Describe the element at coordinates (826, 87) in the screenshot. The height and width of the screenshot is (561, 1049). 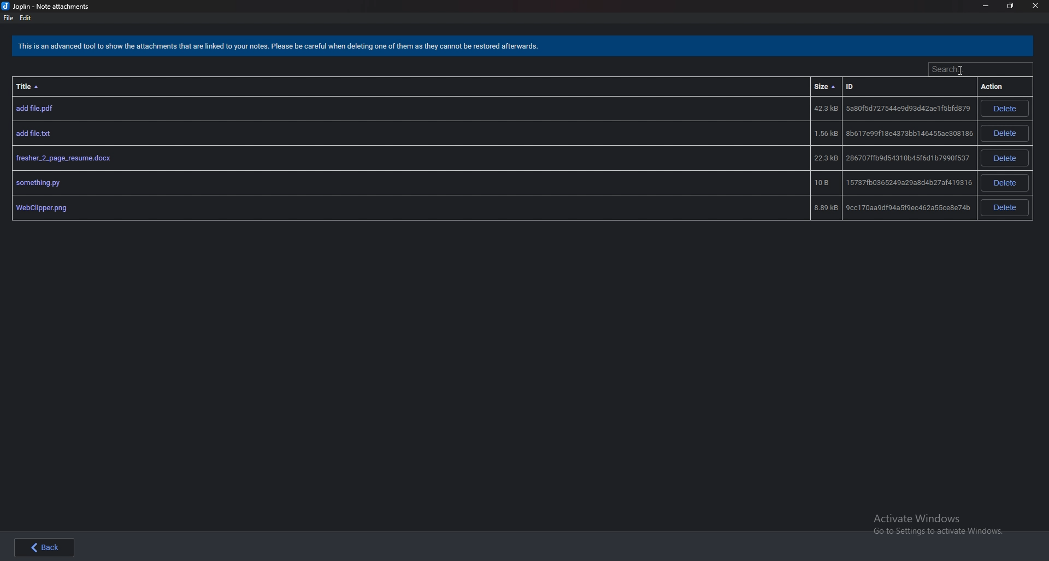
I see `Size` at that location.